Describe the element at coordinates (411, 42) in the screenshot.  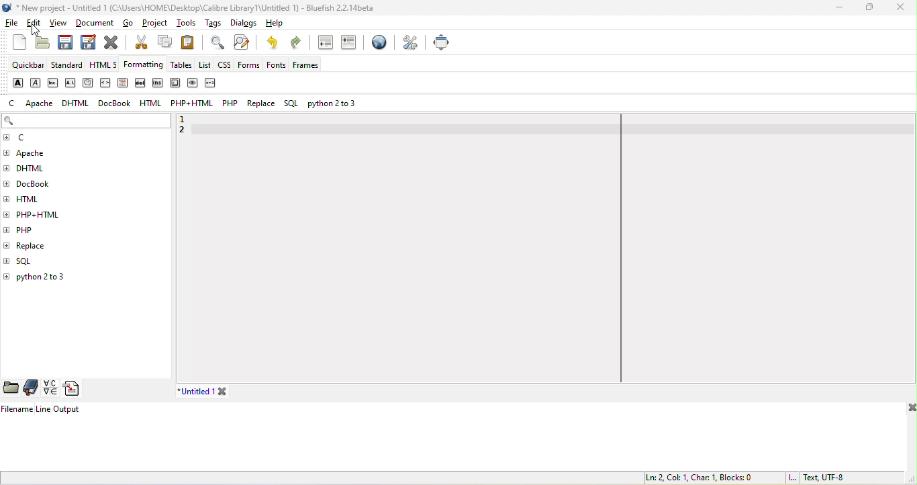
I see `preferences` at that location.